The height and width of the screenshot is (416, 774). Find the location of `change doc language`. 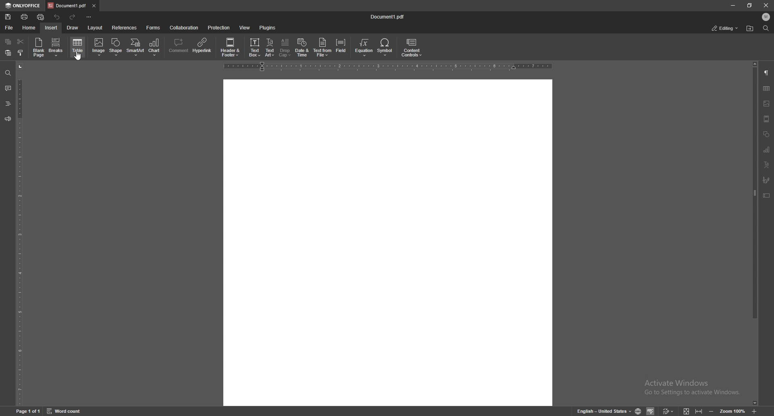

change doc language is located at coordinates (639, 412).